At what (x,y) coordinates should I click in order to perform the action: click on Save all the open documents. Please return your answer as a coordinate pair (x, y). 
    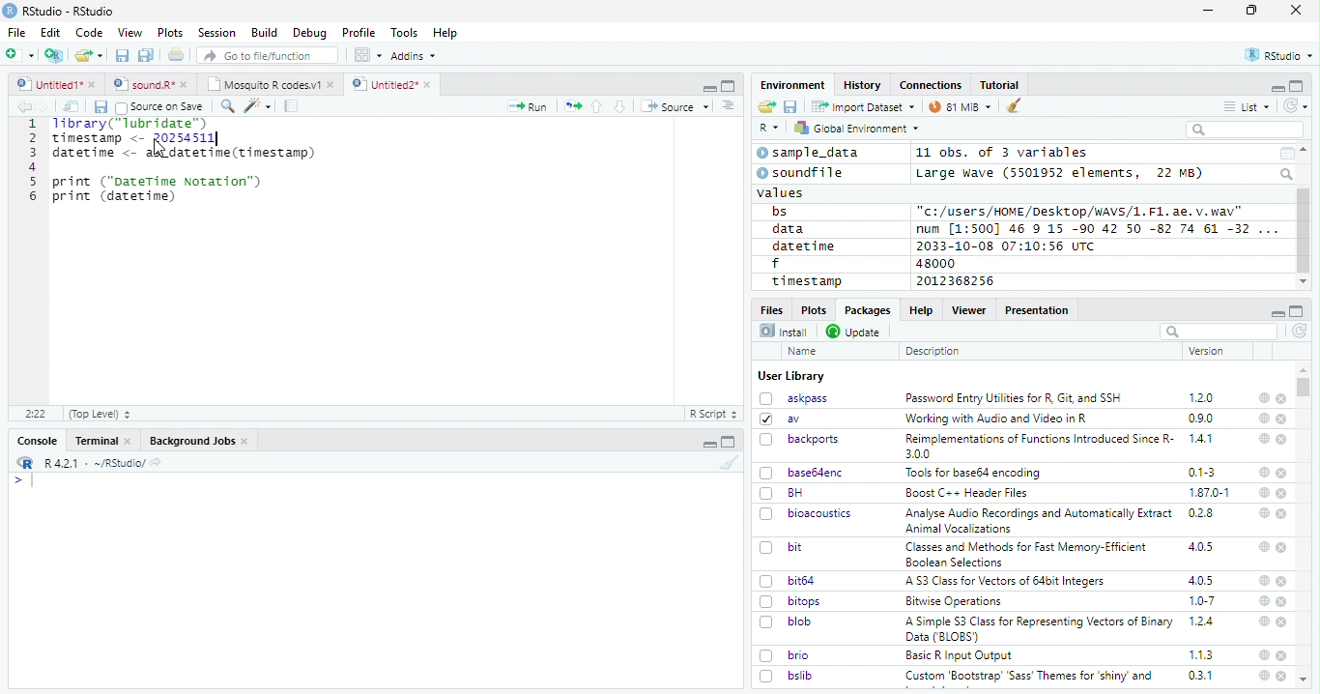
    Looking at the image, I should click on (147, 56).